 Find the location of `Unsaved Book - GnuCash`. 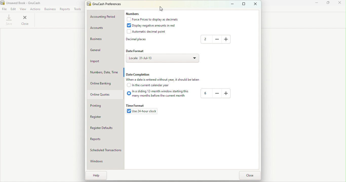

Unsaved Book - GnuCash is located at coordinates (21, 3).